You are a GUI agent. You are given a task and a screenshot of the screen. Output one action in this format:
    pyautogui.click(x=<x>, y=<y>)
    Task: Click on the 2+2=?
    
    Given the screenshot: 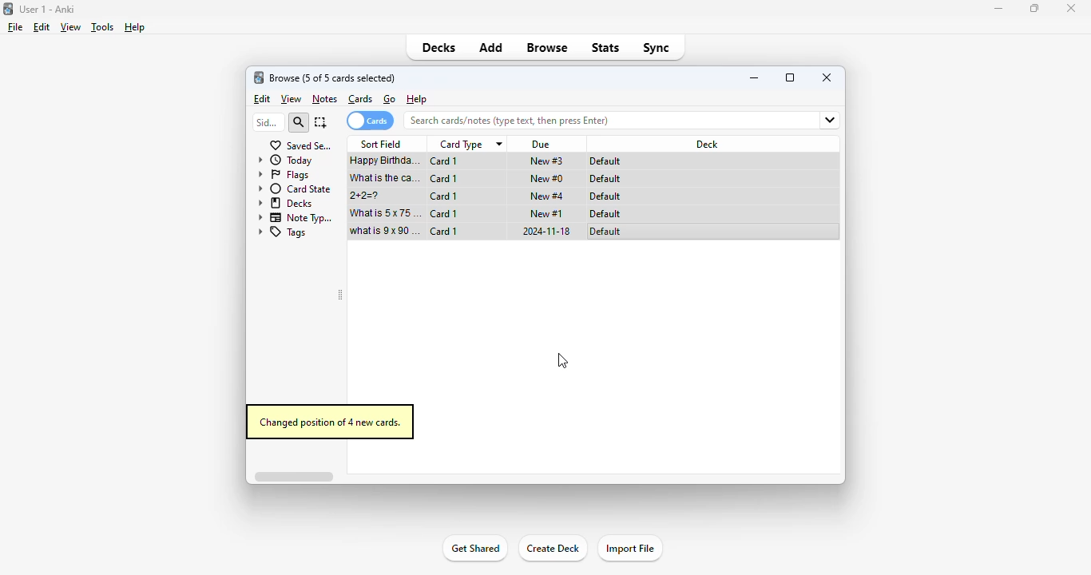 What is the action you would take?
    pyautogui.click(x=367, y=196)
    